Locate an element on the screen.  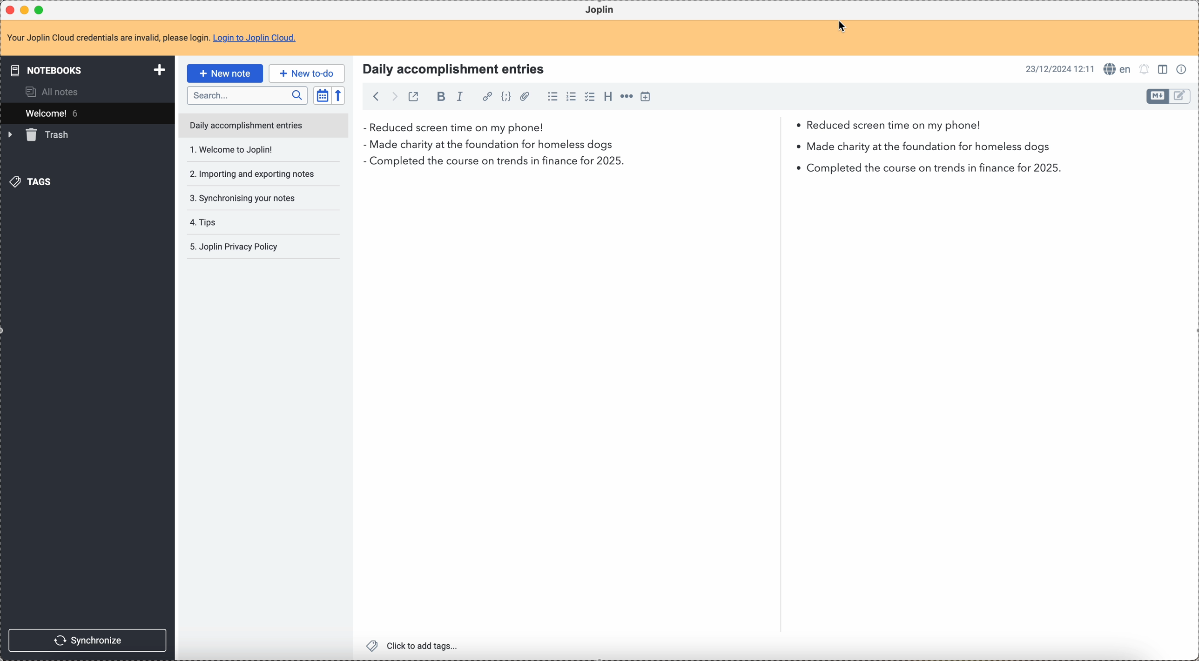
note properties is located at coordinates (1182, 70).